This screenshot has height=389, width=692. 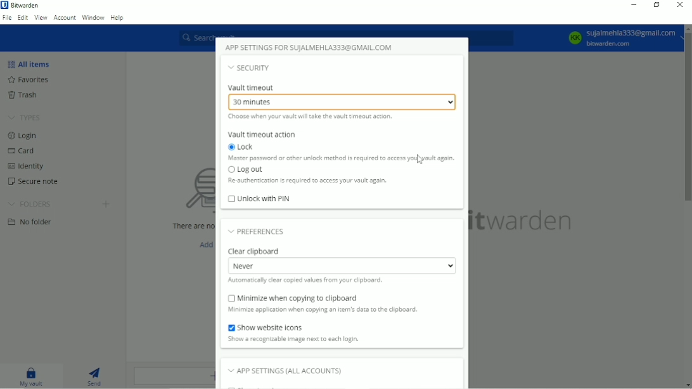 I want to click on Edit, so click(x=23, y=18).